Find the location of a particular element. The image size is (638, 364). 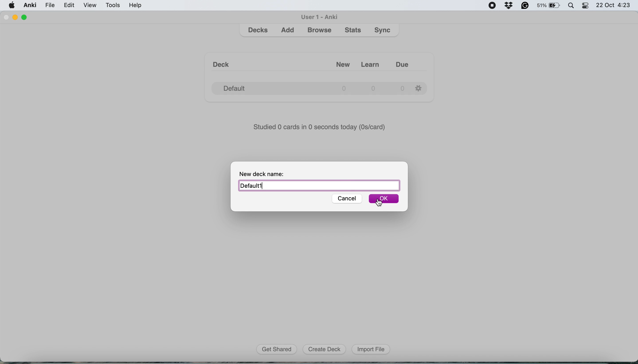

New deck name: is located at coordinates (267, 173).